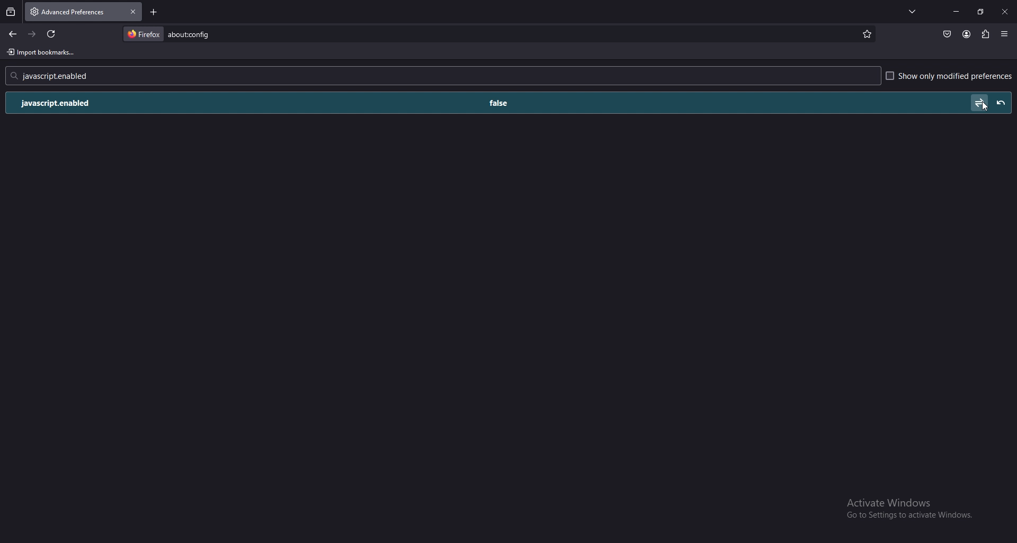 This screenshot has width=1017, height=543. I want to click on seach, so click(59, 76).